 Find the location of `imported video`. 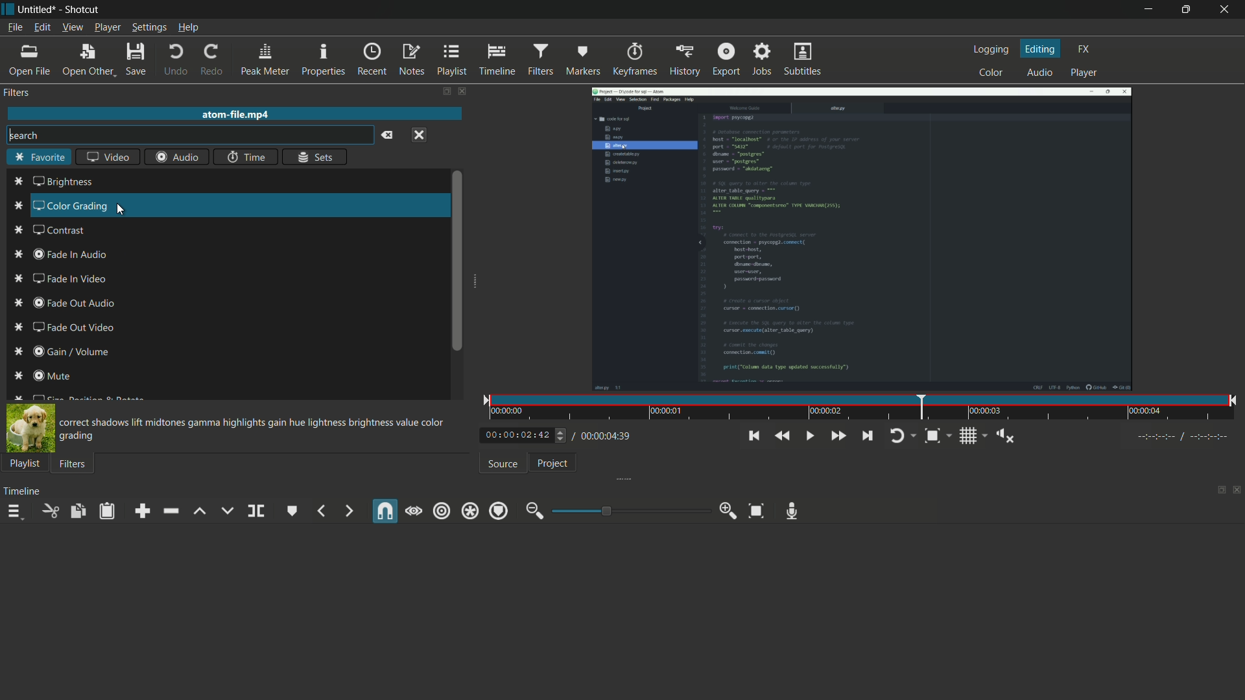

imported video is located at coordinates (861, 239).